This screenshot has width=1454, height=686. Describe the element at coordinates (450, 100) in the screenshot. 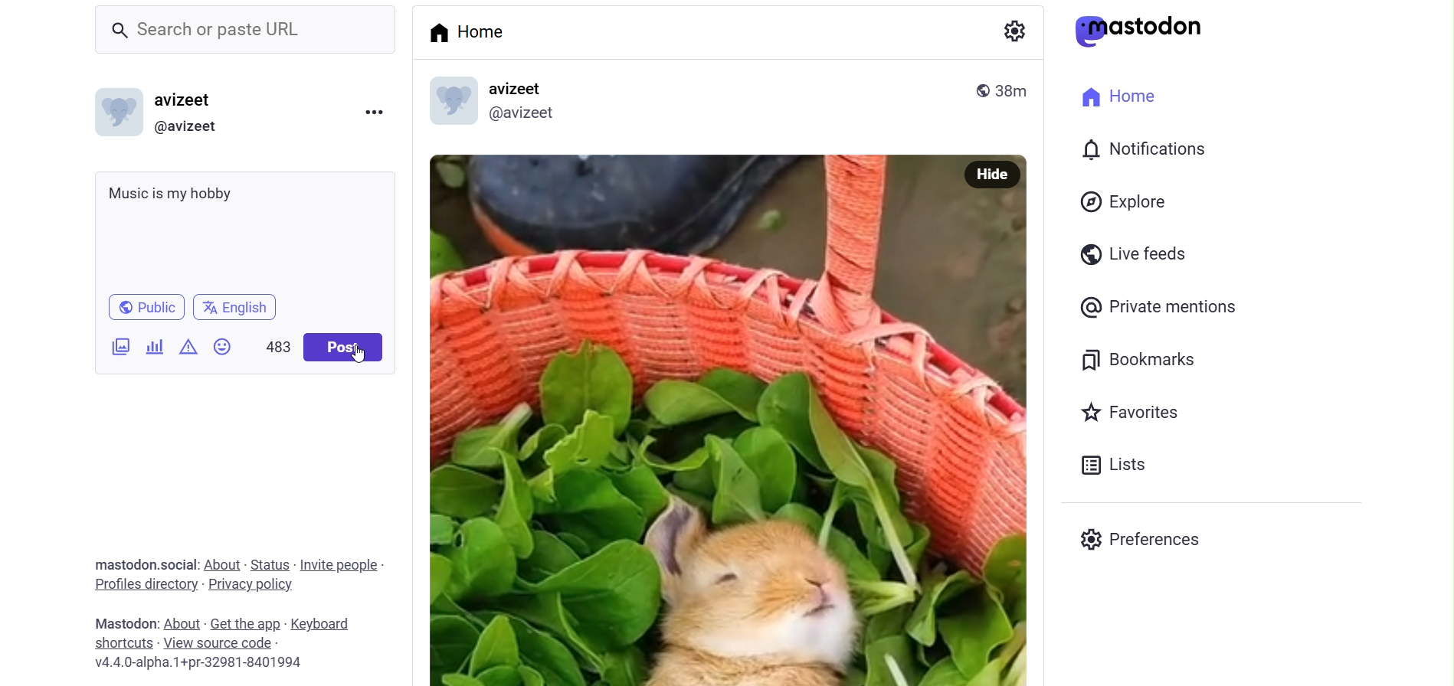

I see `display picture` at that location.